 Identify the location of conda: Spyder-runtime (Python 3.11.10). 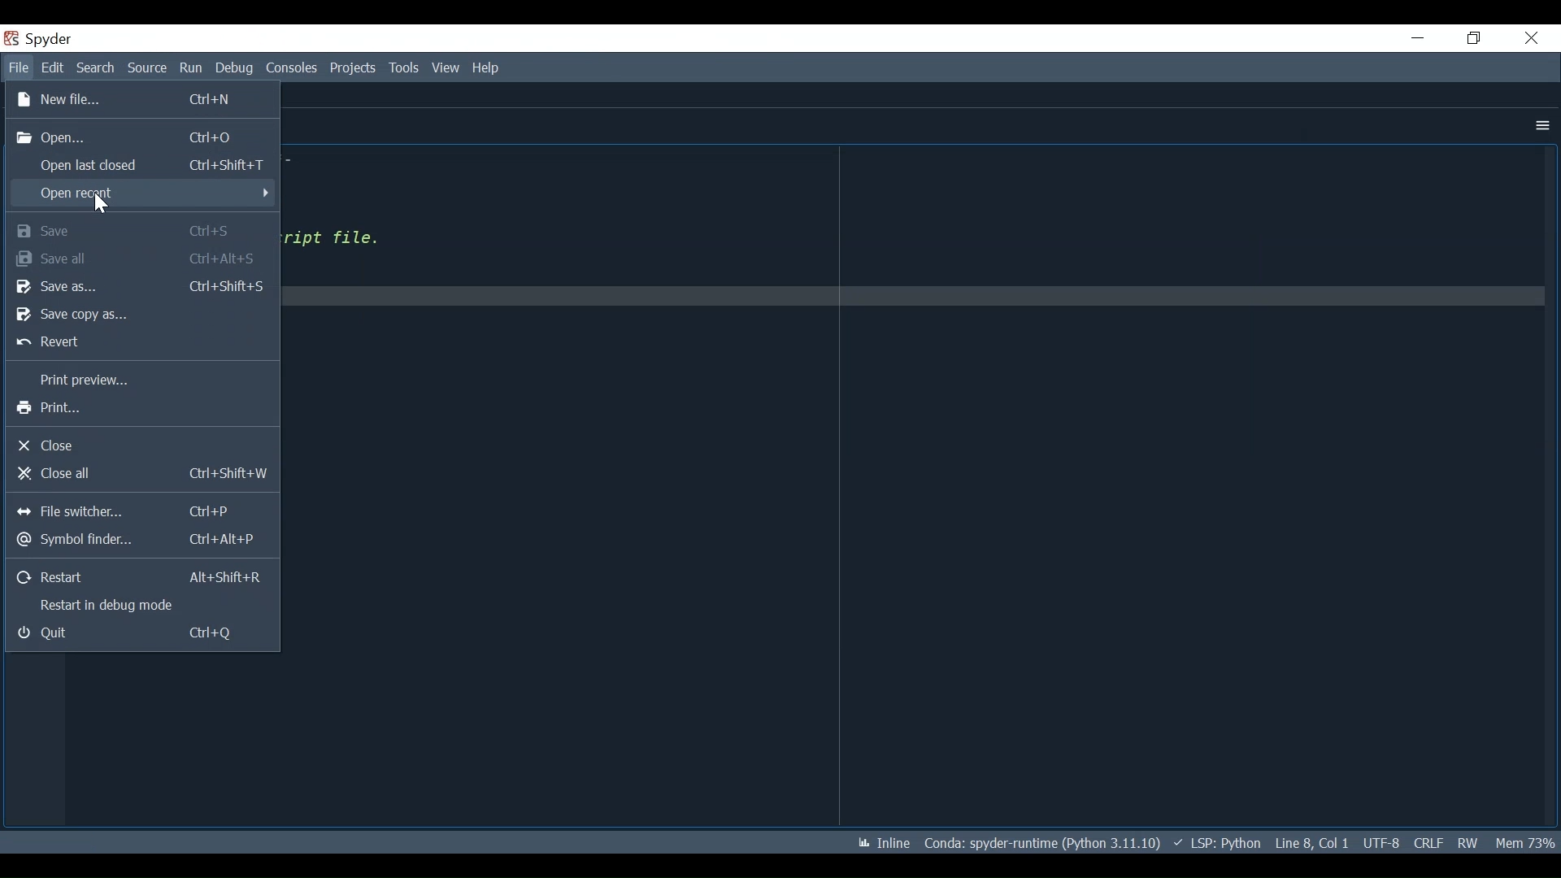
(1042, 842).